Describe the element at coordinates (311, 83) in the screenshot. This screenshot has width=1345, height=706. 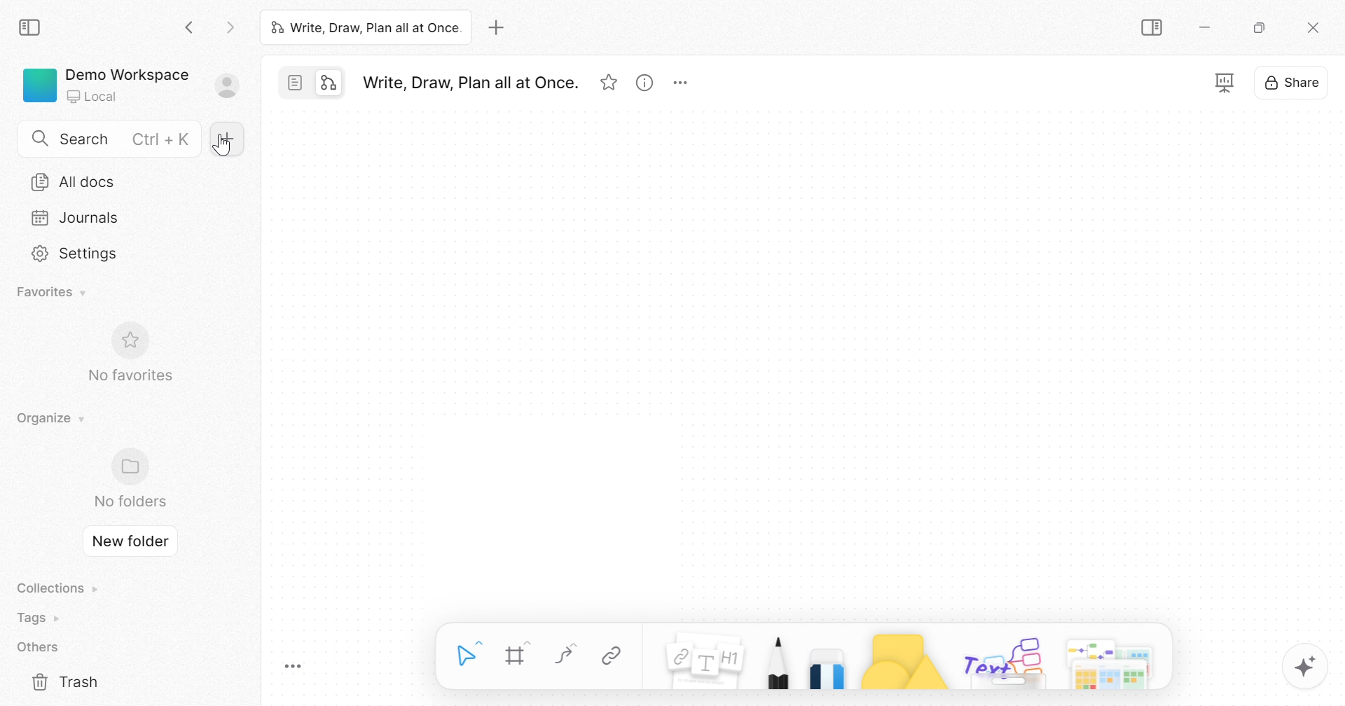
I see `Switch` at that location.